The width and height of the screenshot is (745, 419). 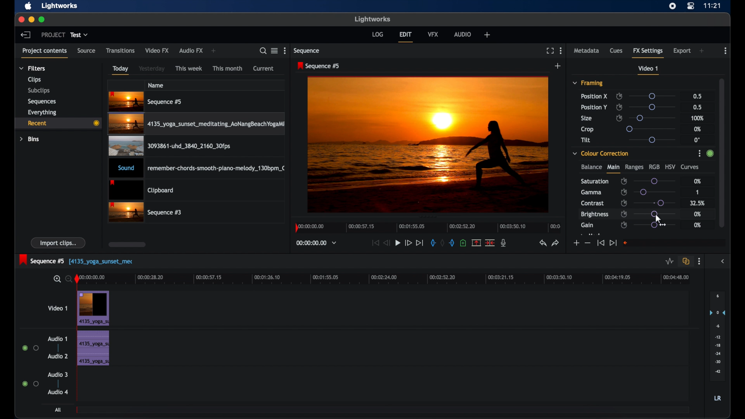 What do you see at coordinates (670, 261) in the screenshot?
I see `toggle audio levels editing` at bounding box center [670, 261].